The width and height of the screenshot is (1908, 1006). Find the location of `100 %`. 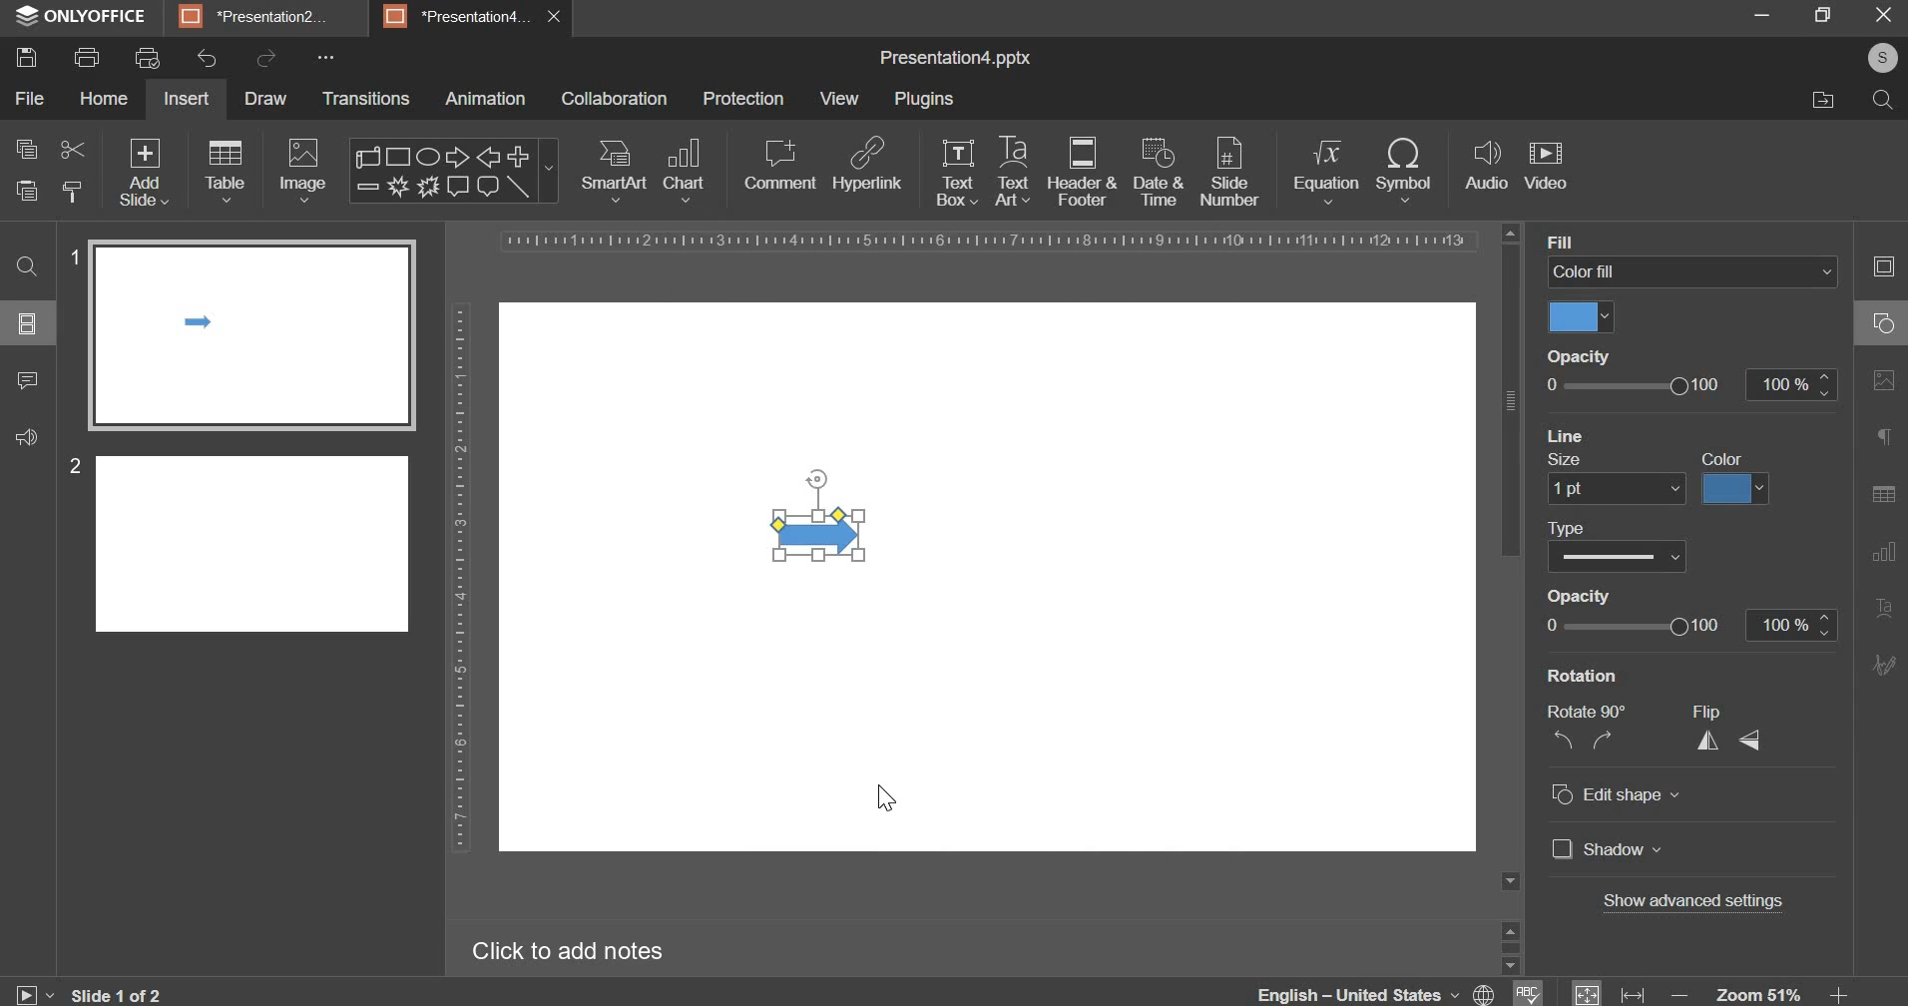

100 % is located at coordinates (1786, 624).